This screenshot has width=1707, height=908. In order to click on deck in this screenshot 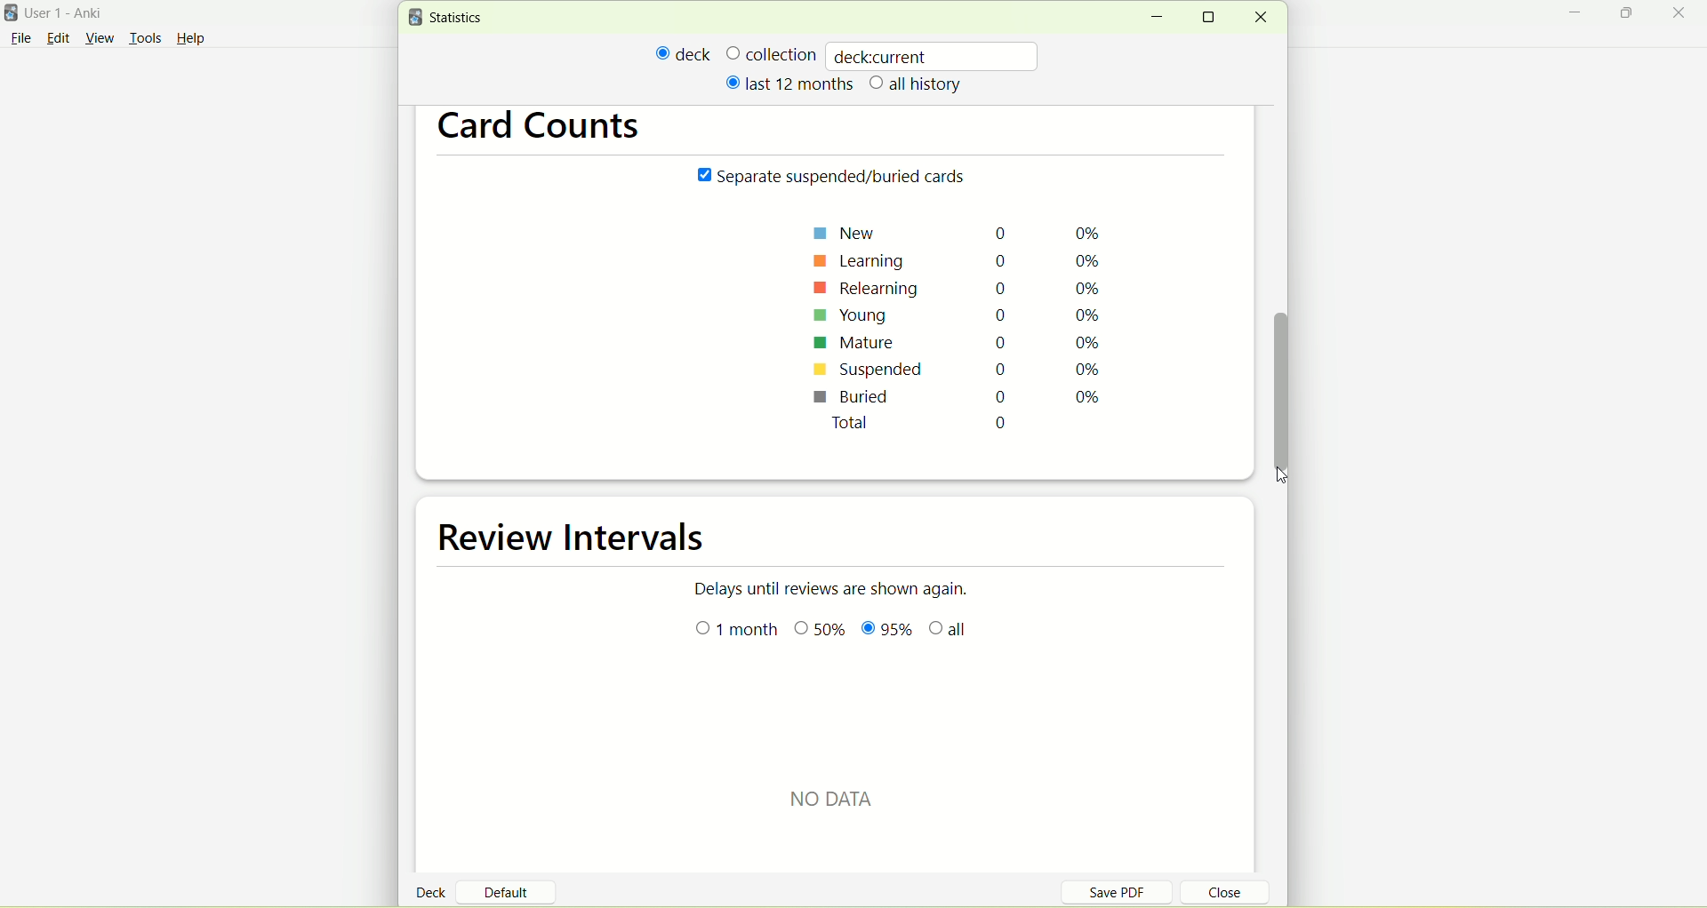, I will do `click(434, 891)`.